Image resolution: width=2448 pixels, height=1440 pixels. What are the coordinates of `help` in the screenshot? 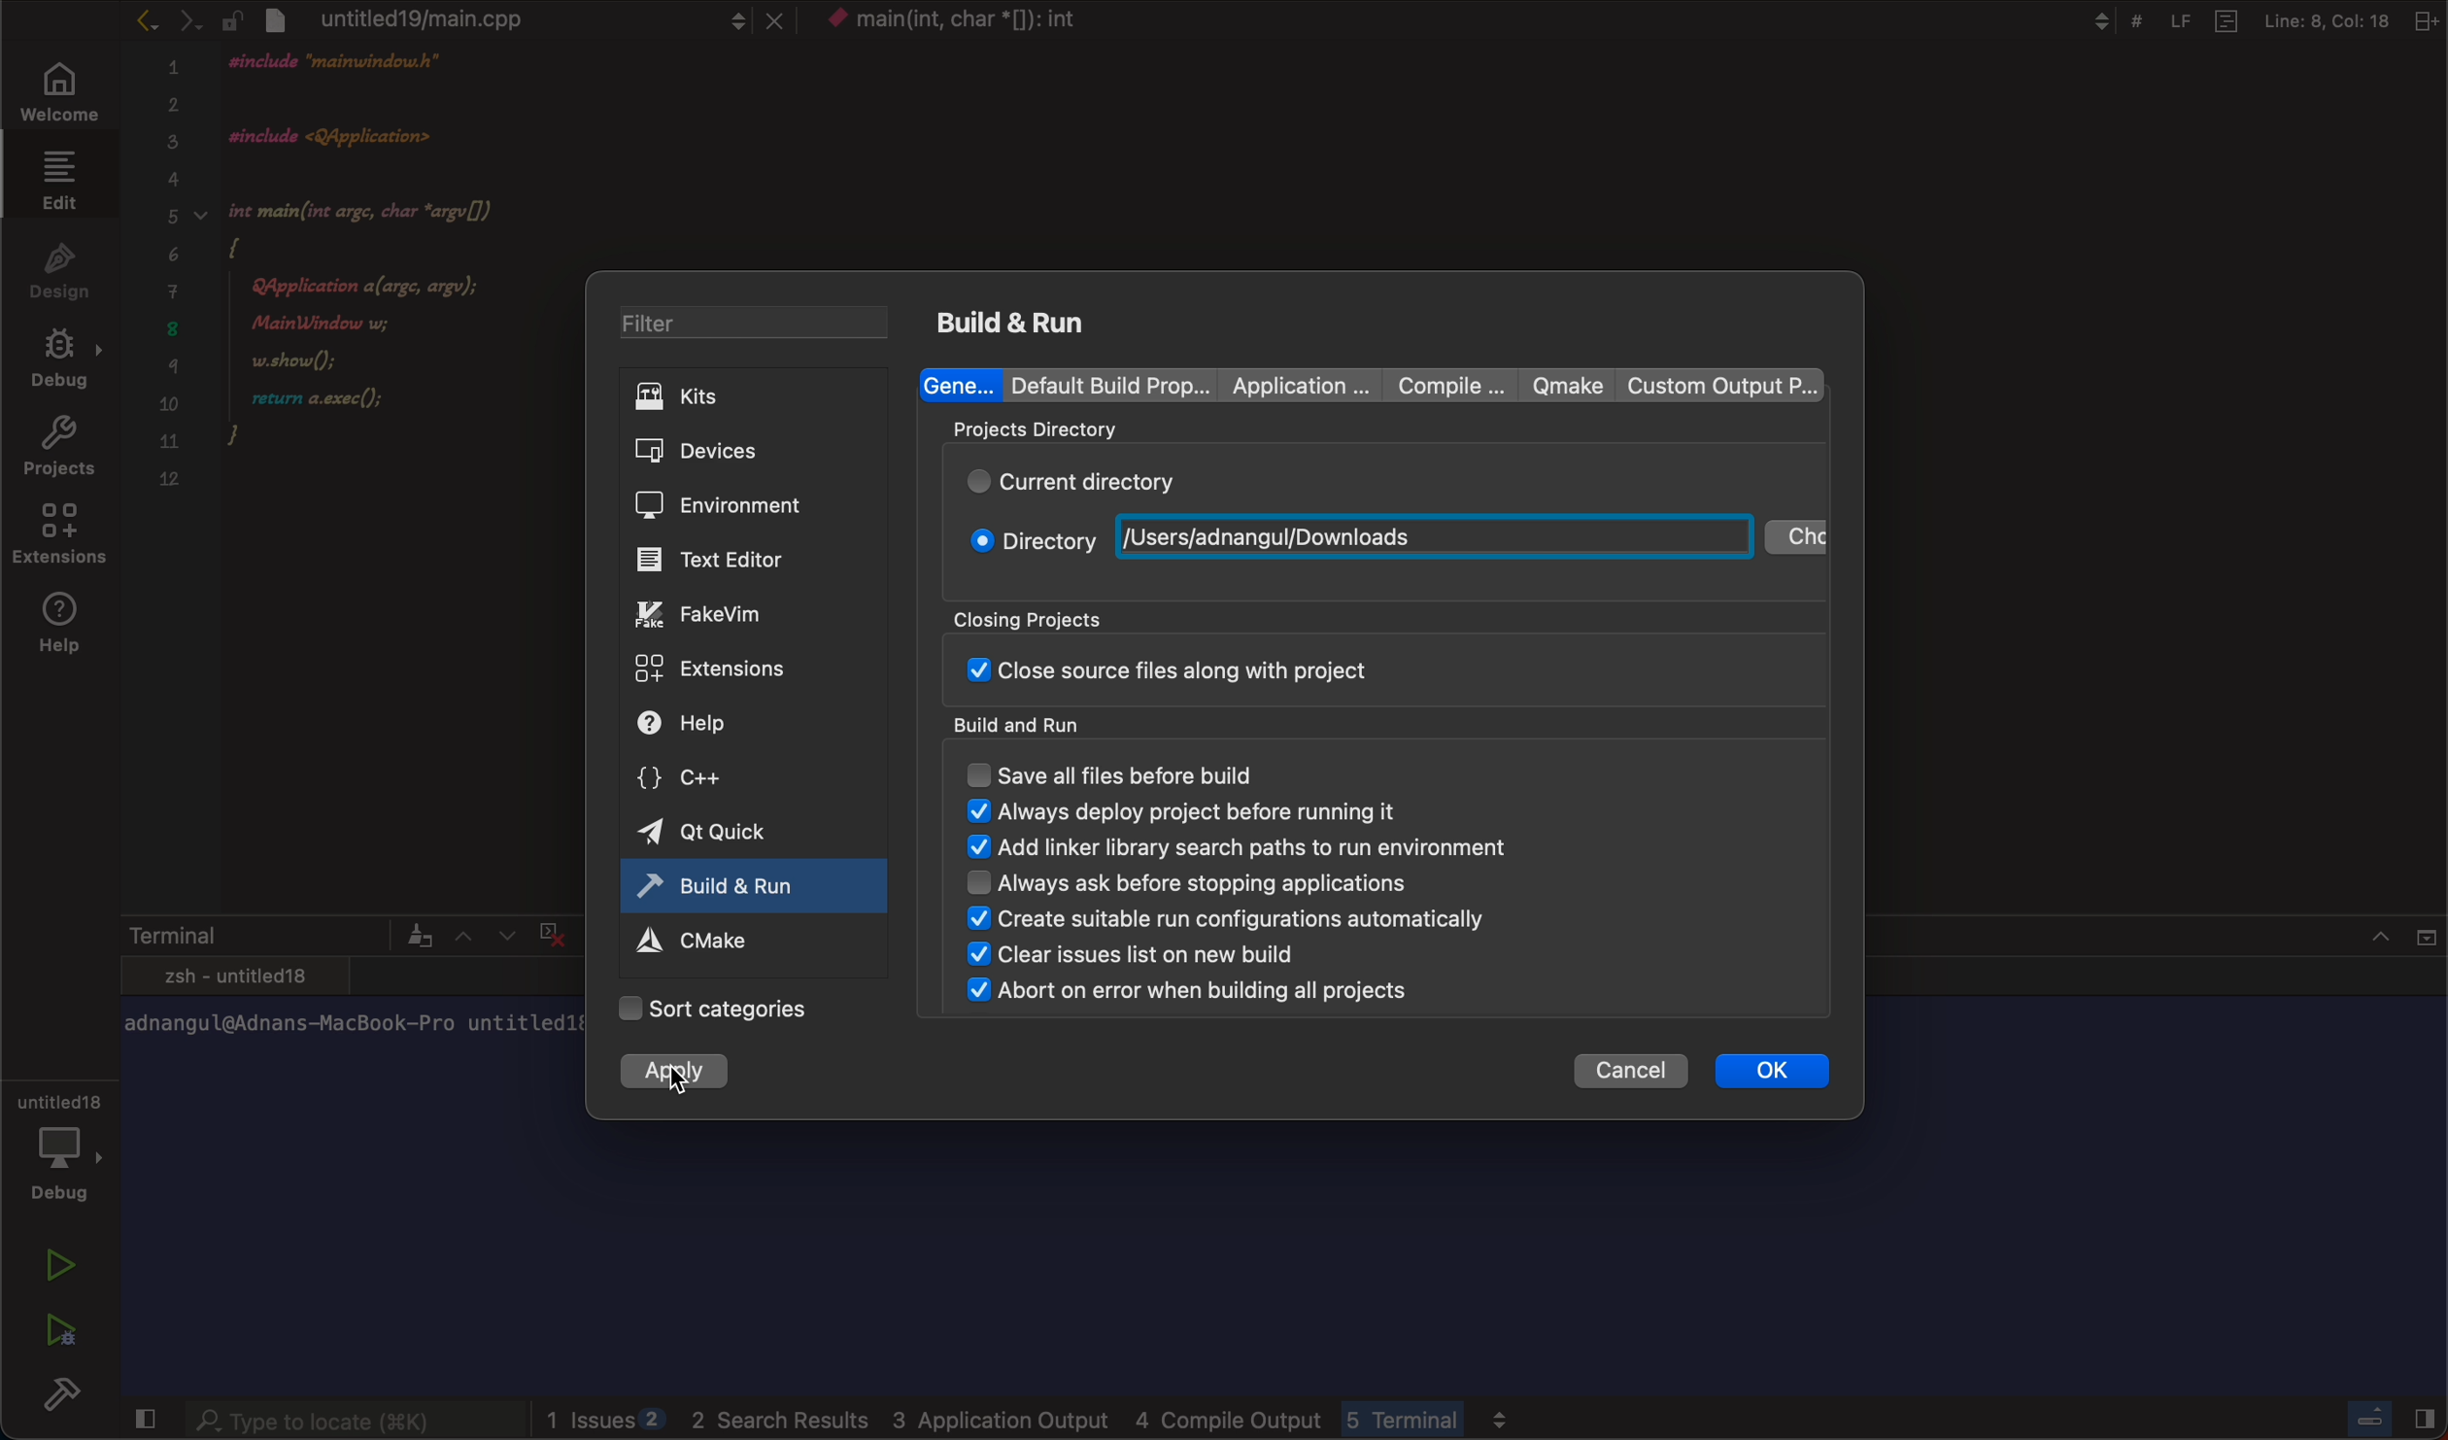 It's located at (701, 724).